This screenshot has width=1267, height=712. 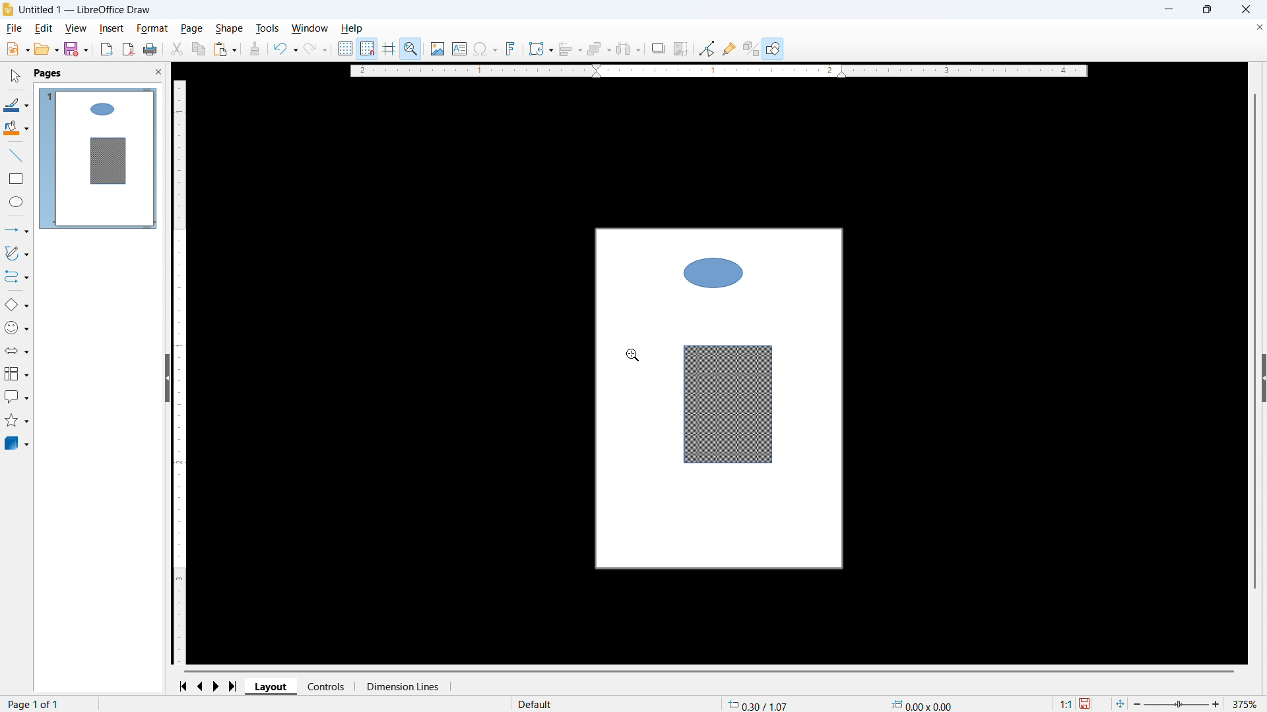 I want to click on Paste , so click(x=225, y=49).